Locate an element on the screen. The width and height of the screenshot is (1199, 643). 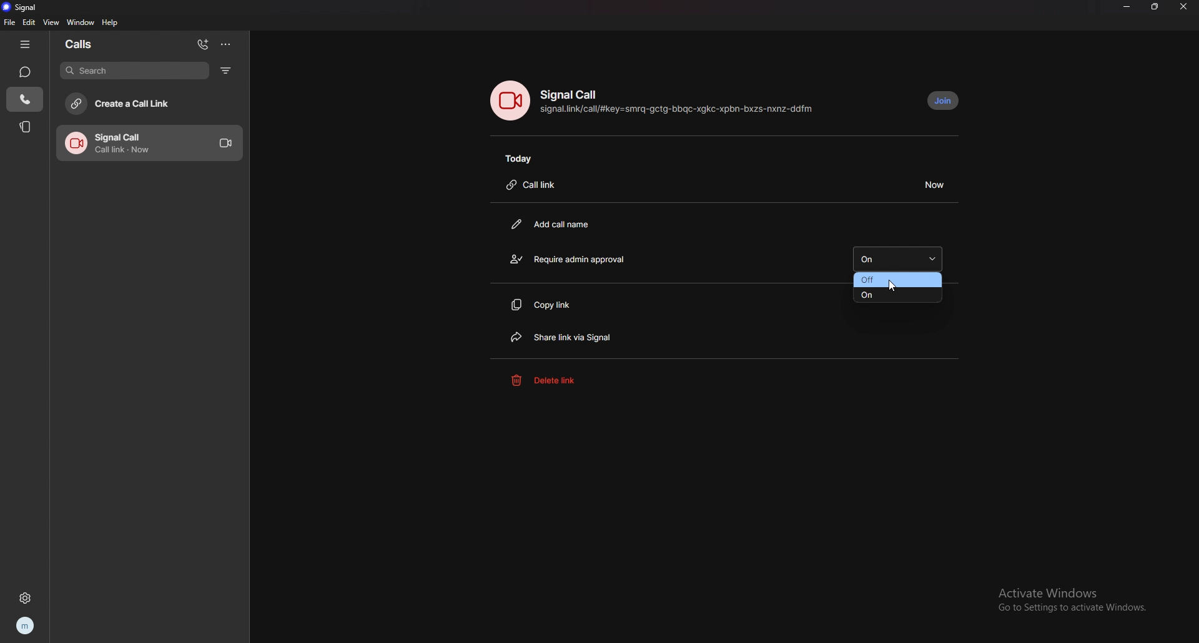
create a call link is located at coordinates (147, 104).